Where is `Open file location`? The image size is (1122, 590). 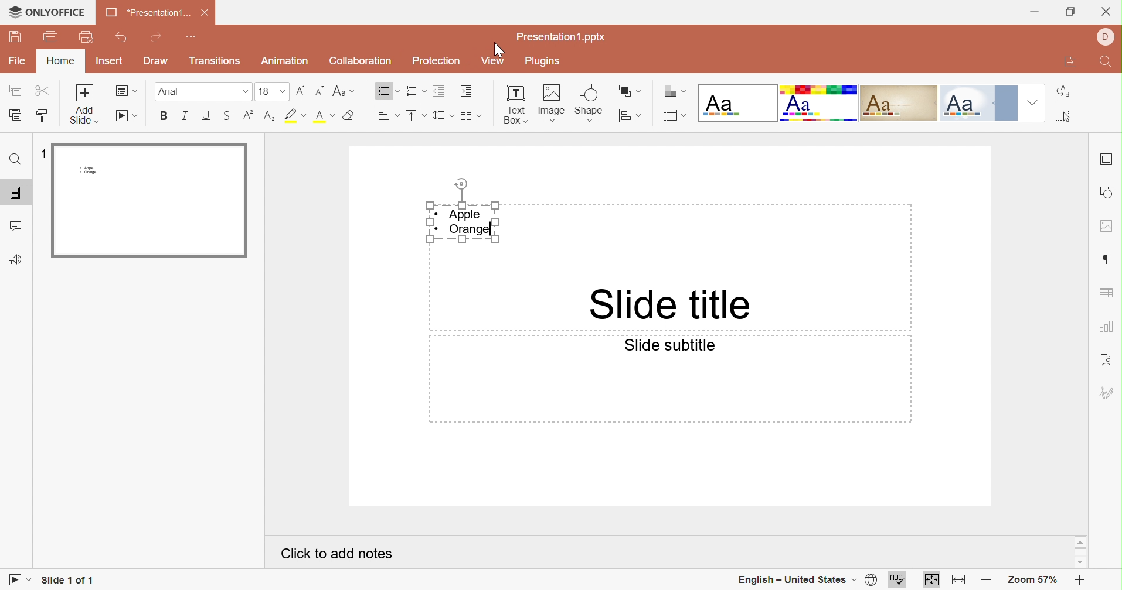 Open file location is located at coordinates (1073, 64).